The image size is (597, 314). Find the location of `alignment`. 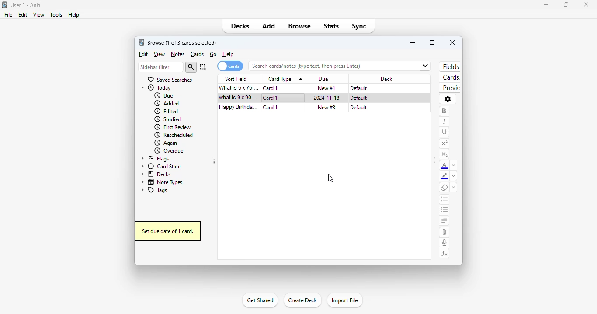

alignment is located at coordinates (444, 220).